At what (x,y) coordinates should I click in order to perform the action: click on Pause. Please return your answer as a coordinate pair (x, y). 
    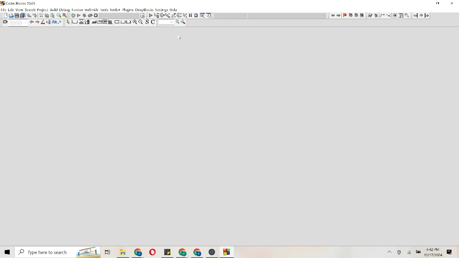
    Looking at the image, I should click on (190, 16).